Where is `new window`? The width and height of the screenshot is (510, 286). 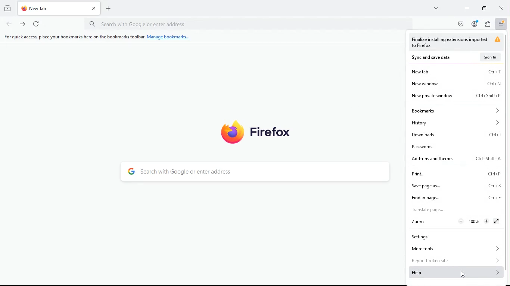 new window is located at coordinates (459, 84).